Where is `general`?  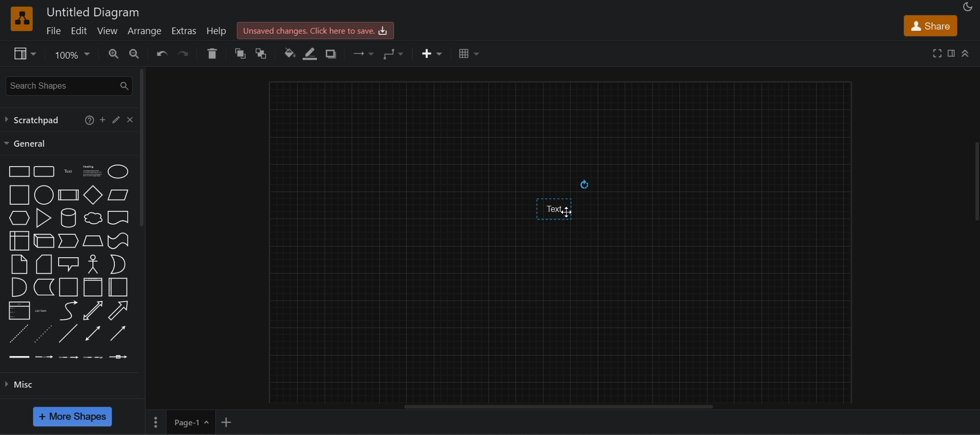
general is located at coordinates (27, 144).